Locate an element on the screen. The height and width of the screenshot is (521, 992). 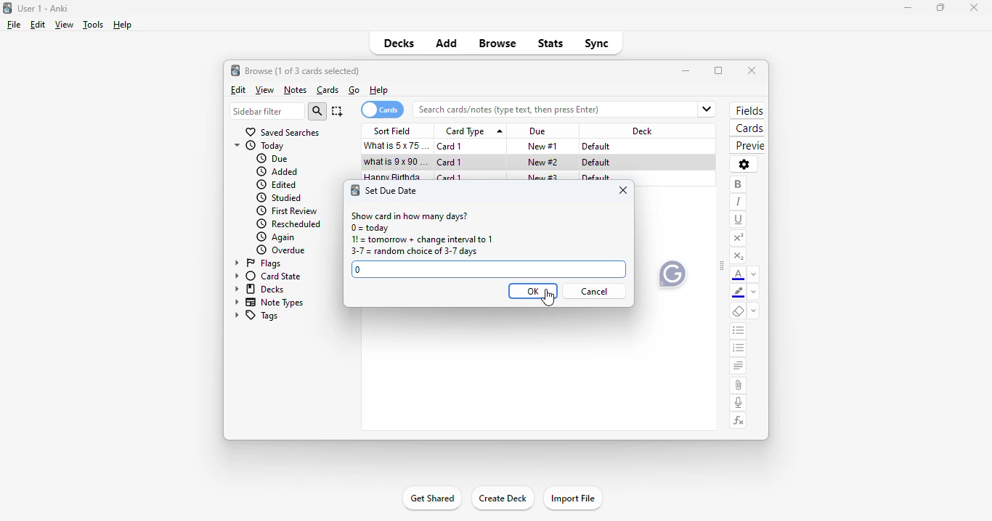
tools is located at coordinates (93, 25).